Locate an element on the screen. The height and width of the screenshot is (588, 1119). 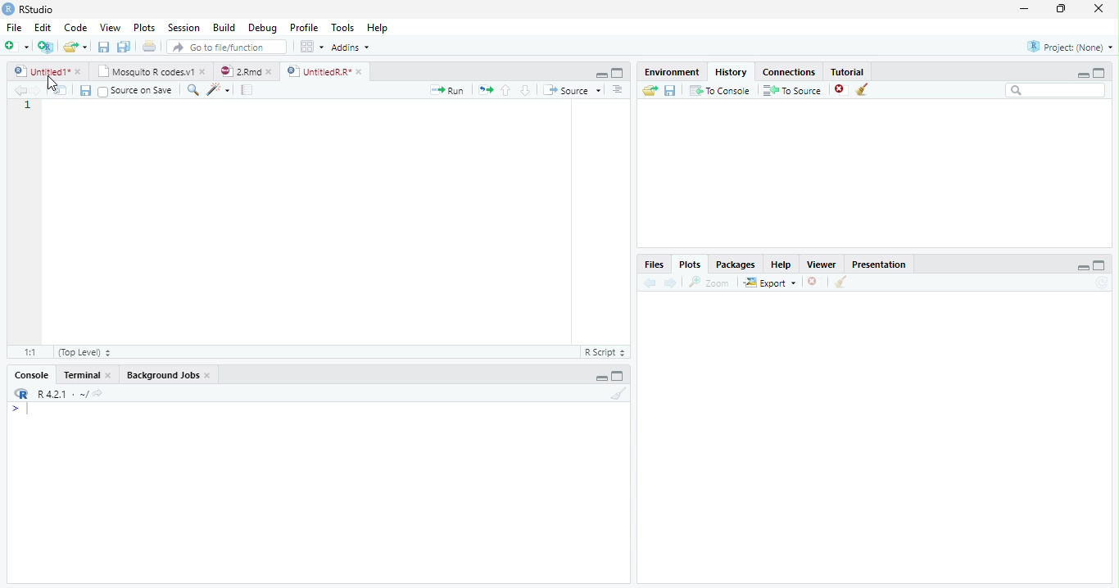
Zoom is located at coordinates (709, 283).